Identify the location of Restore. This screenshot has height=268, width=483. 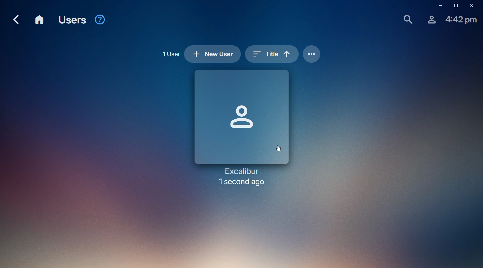
(454, 6).